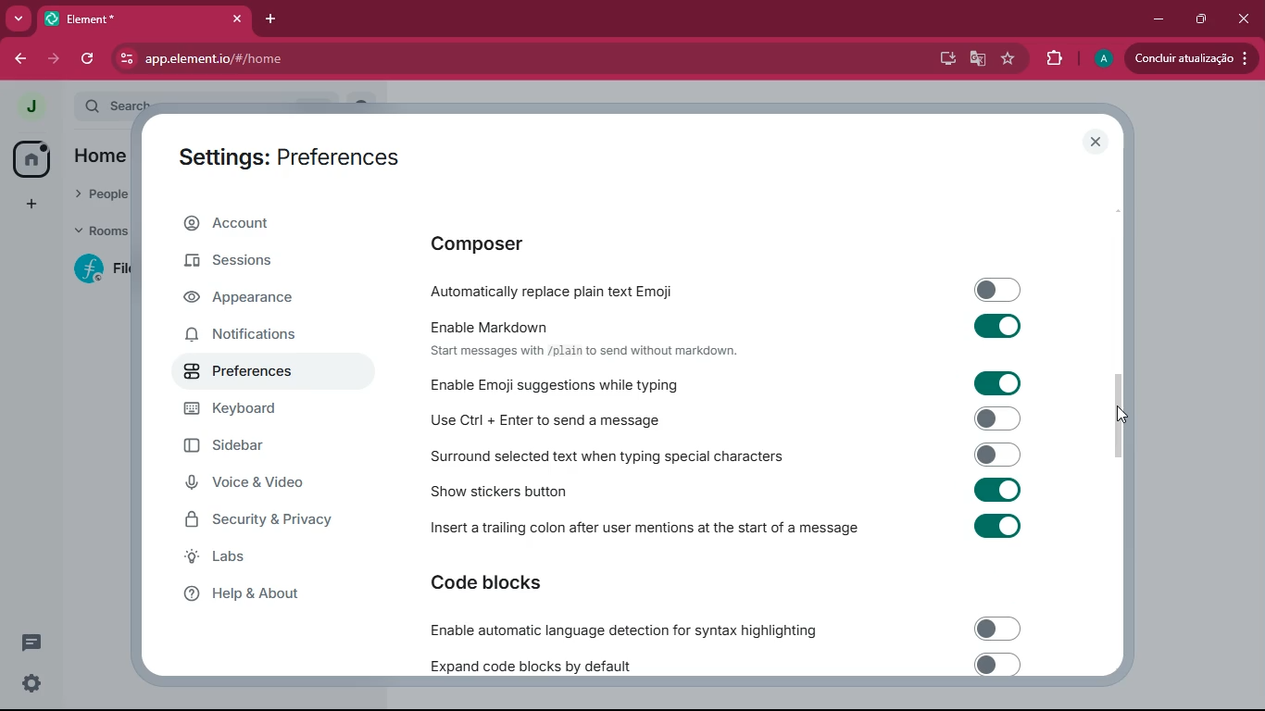  Describe the element at coordinates (718, 528) in the screenshot. I see `Insert a trailing colon after user mentions at the start of a message` at that location.